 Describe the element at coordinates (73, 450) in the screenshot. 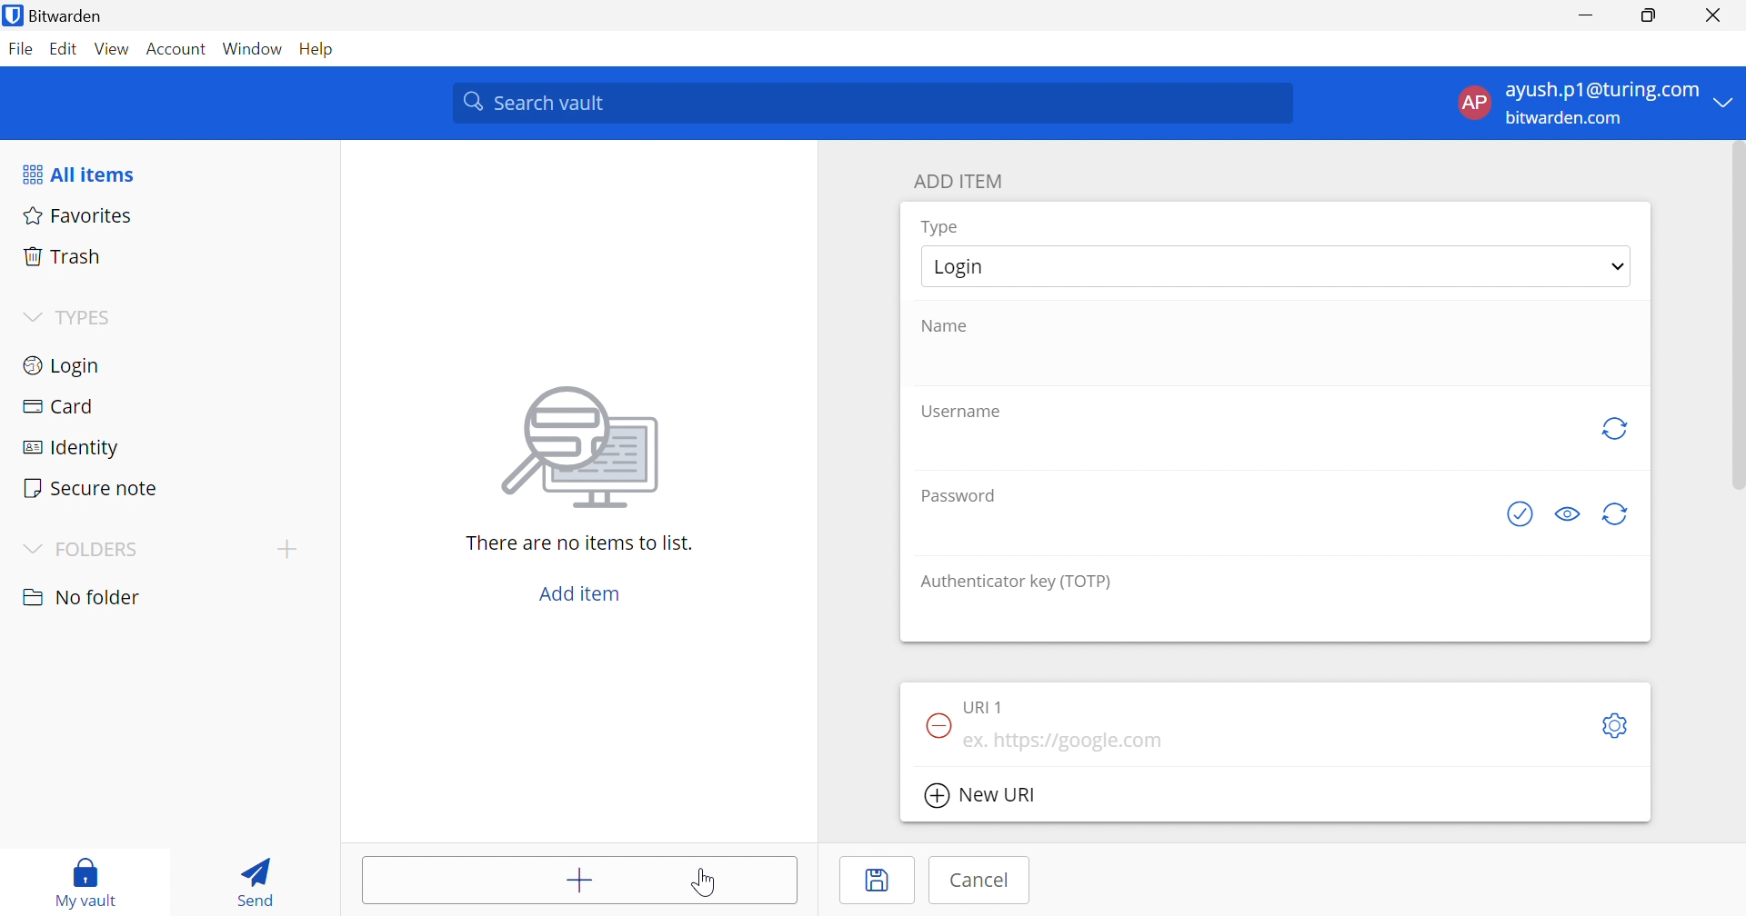

I see `Identity` at that location.